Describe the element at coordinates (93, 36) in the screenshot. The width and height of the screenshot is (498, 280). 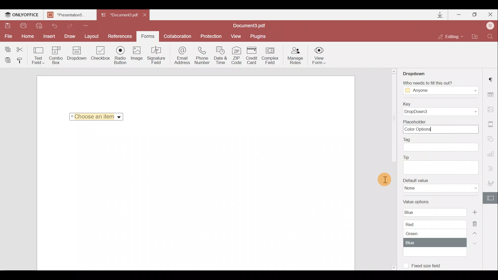
I see `Layout` at that location.